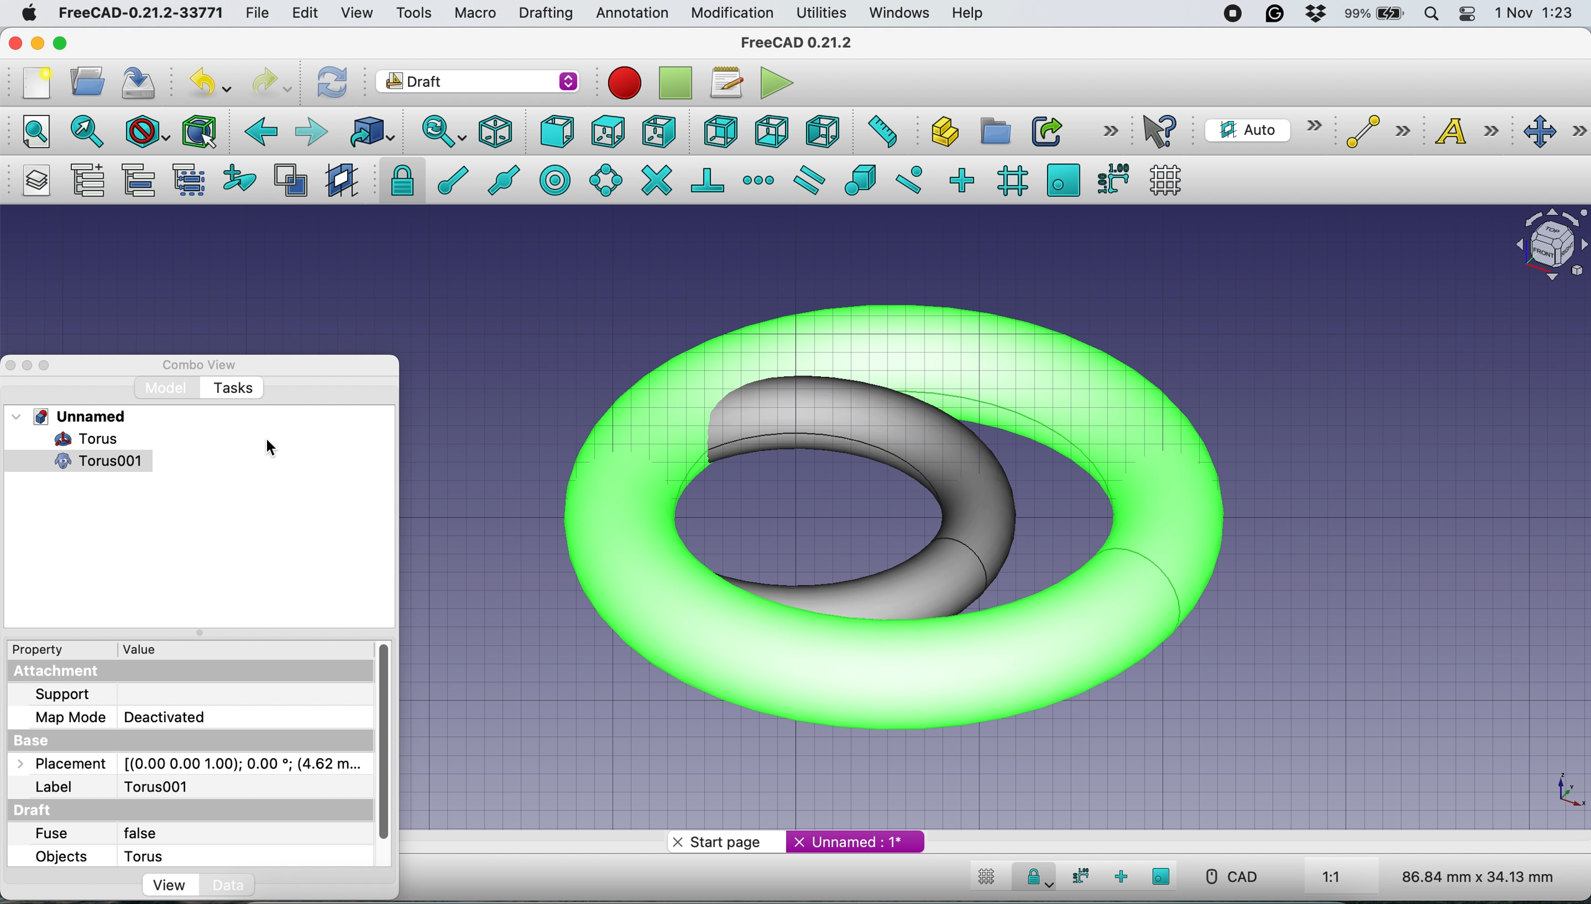 The image size is (1591, 904). I want to click on stop debugging, so click(673, 83).